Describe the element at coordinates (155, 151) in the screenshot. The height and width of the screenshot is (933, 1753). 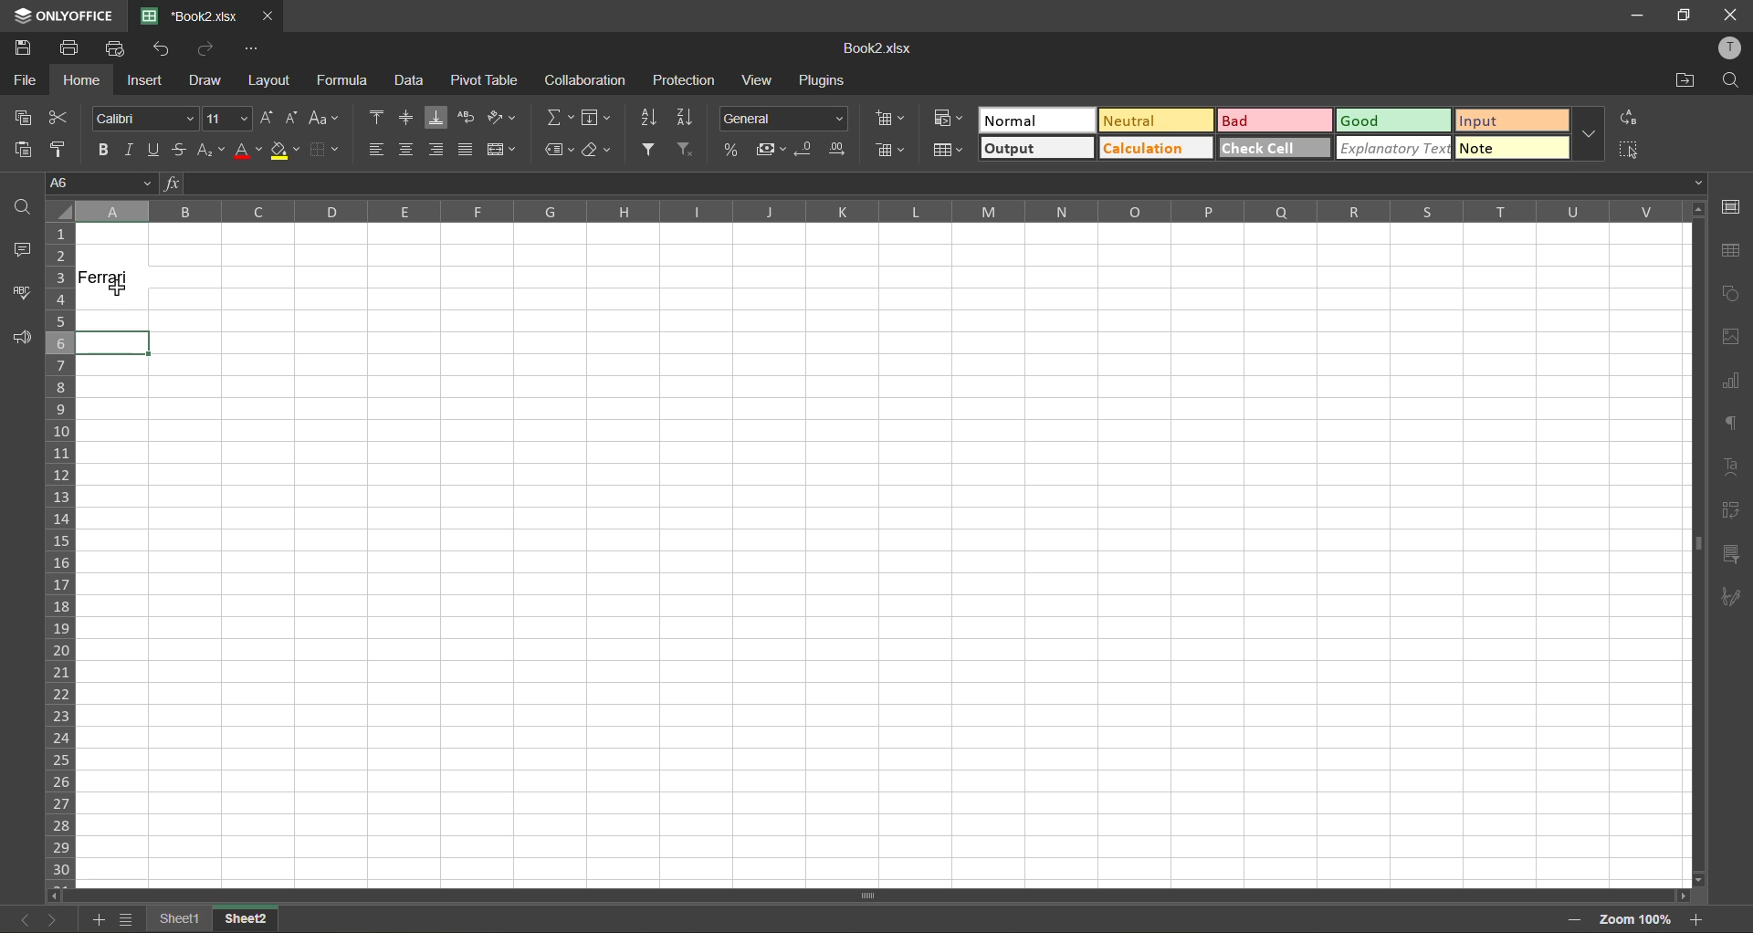
I see `underline` at that location.